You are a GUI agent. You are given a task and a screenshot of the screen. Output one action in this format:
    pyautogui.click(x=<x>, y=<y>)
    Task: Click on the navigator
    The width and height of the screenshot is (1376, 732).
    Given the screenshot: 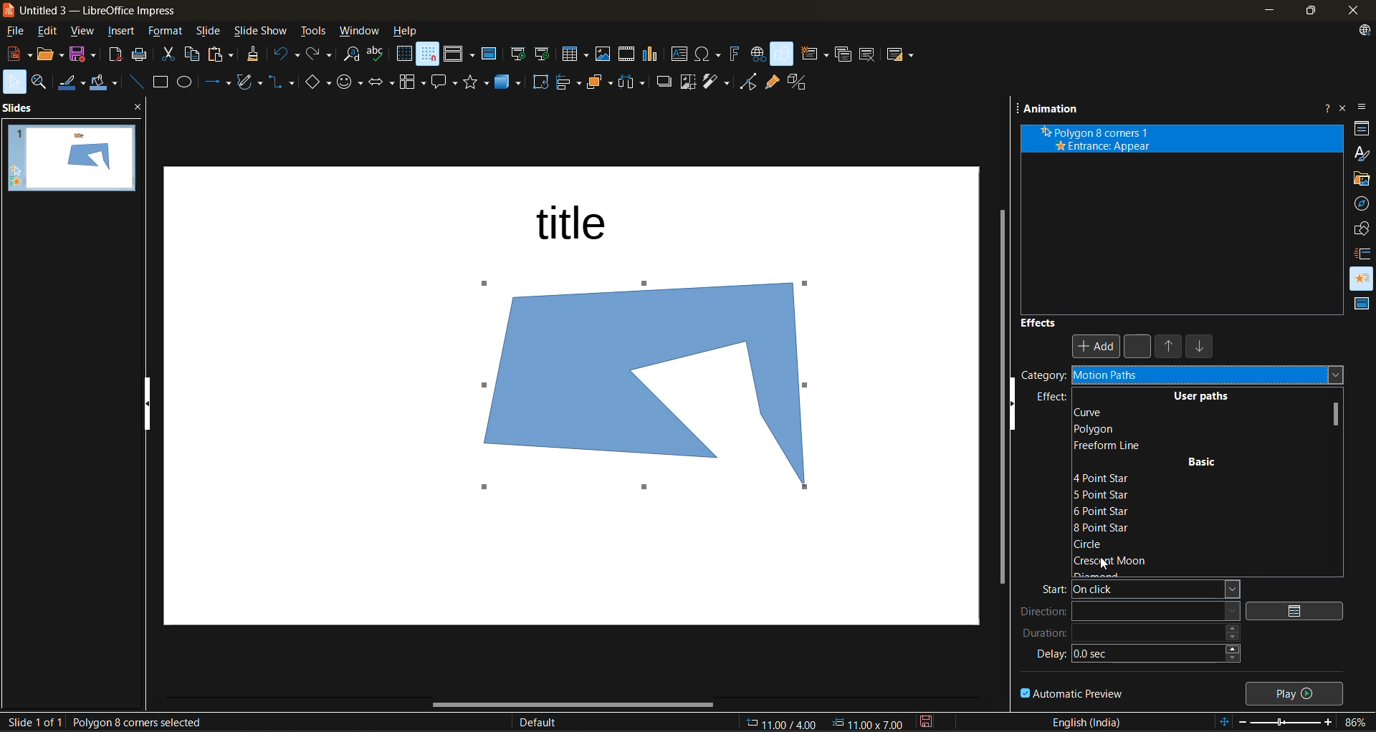 What is the action you would take?
    pyautogui.click(x=1364, y=204)
    